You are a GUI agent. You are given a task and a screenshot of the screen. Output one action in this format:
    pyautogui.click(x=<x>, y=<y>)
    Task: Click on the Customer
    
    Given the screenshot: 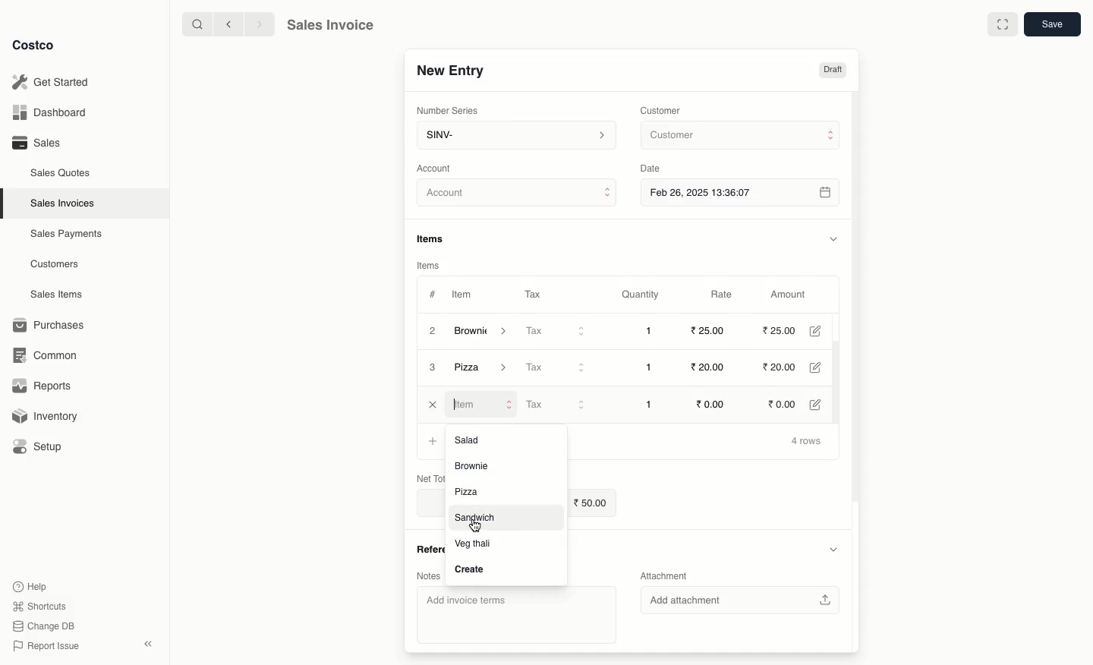 What is the action you would take?
    pyautogui.click(x=739, y=136)
    